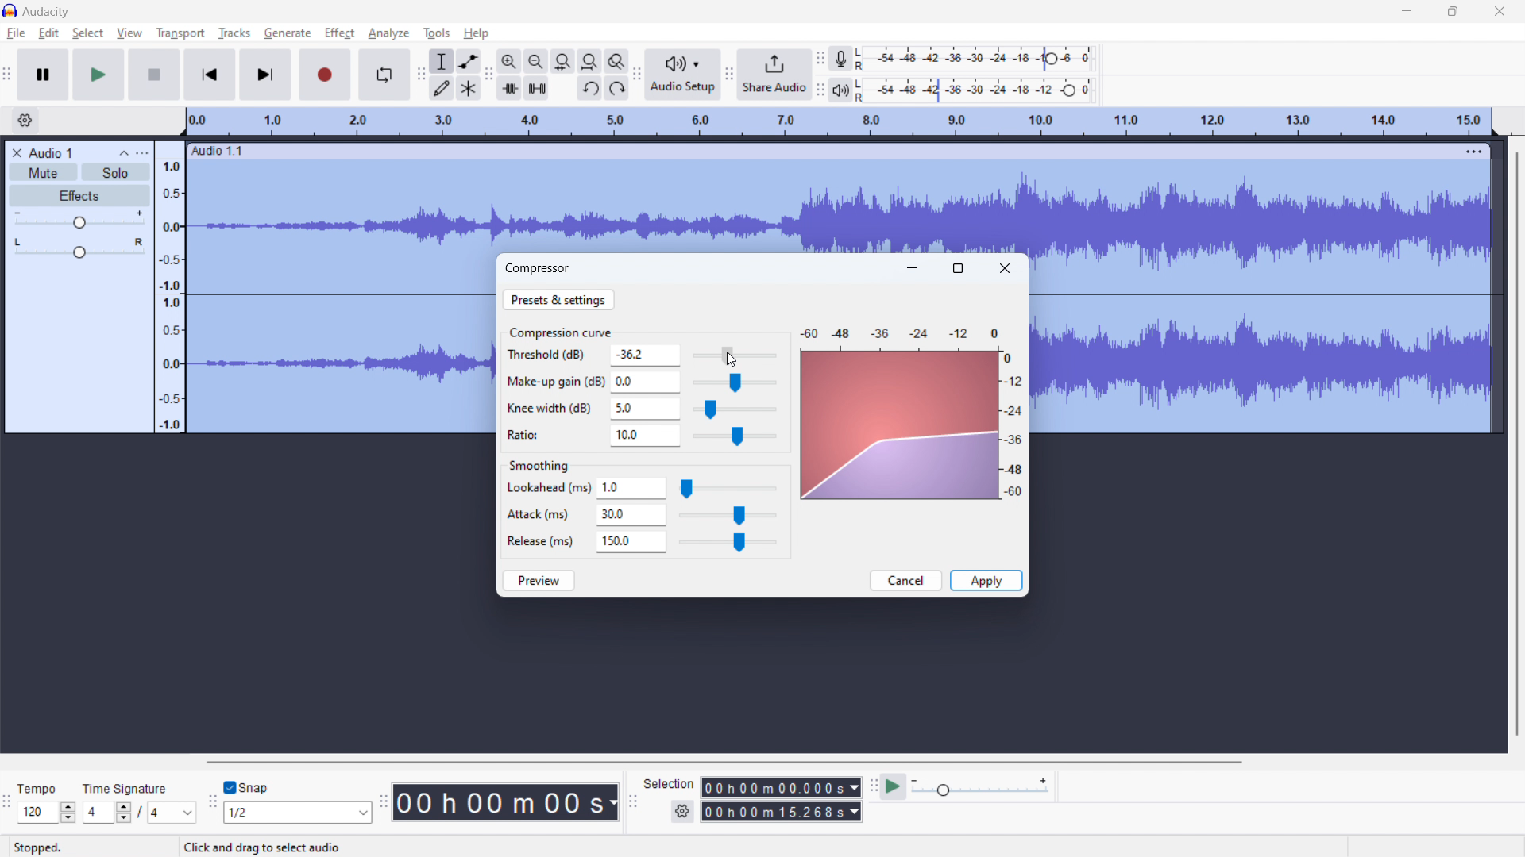  What do you see at coordinates (633, 801) in the screenshot?
I see `selection toolbar` at bounding box center [633, 801].